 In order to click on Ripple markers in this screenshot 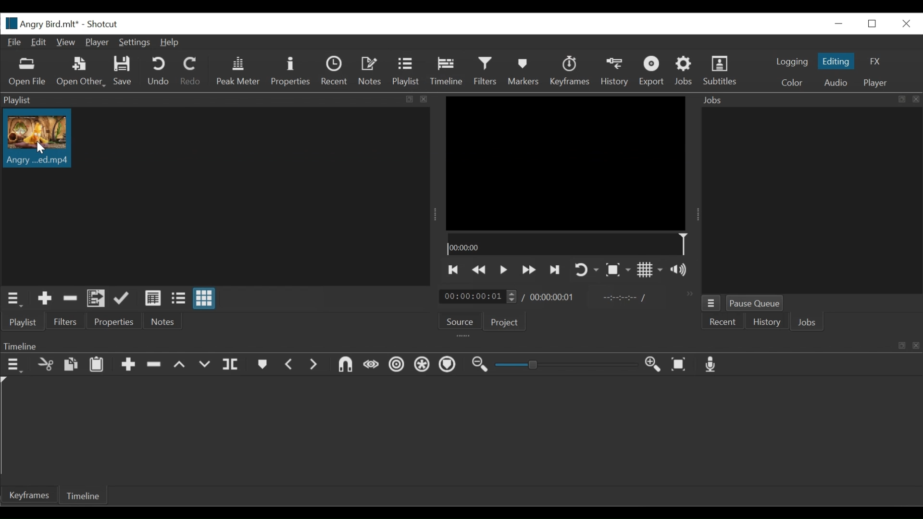, I will do `click(449, 365)`.